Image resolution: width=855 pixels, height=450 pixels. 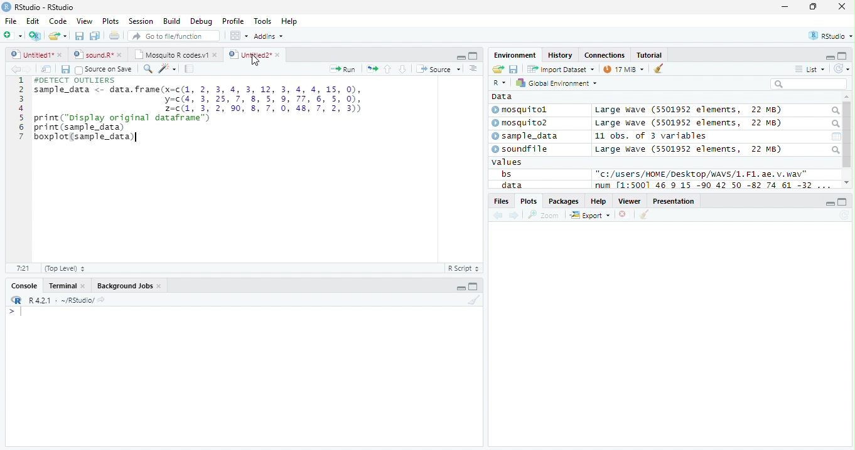 What do you see at coordinates (847, 135) in the screenshot?
I see `scroll bar` at bounding box center [847, 135].